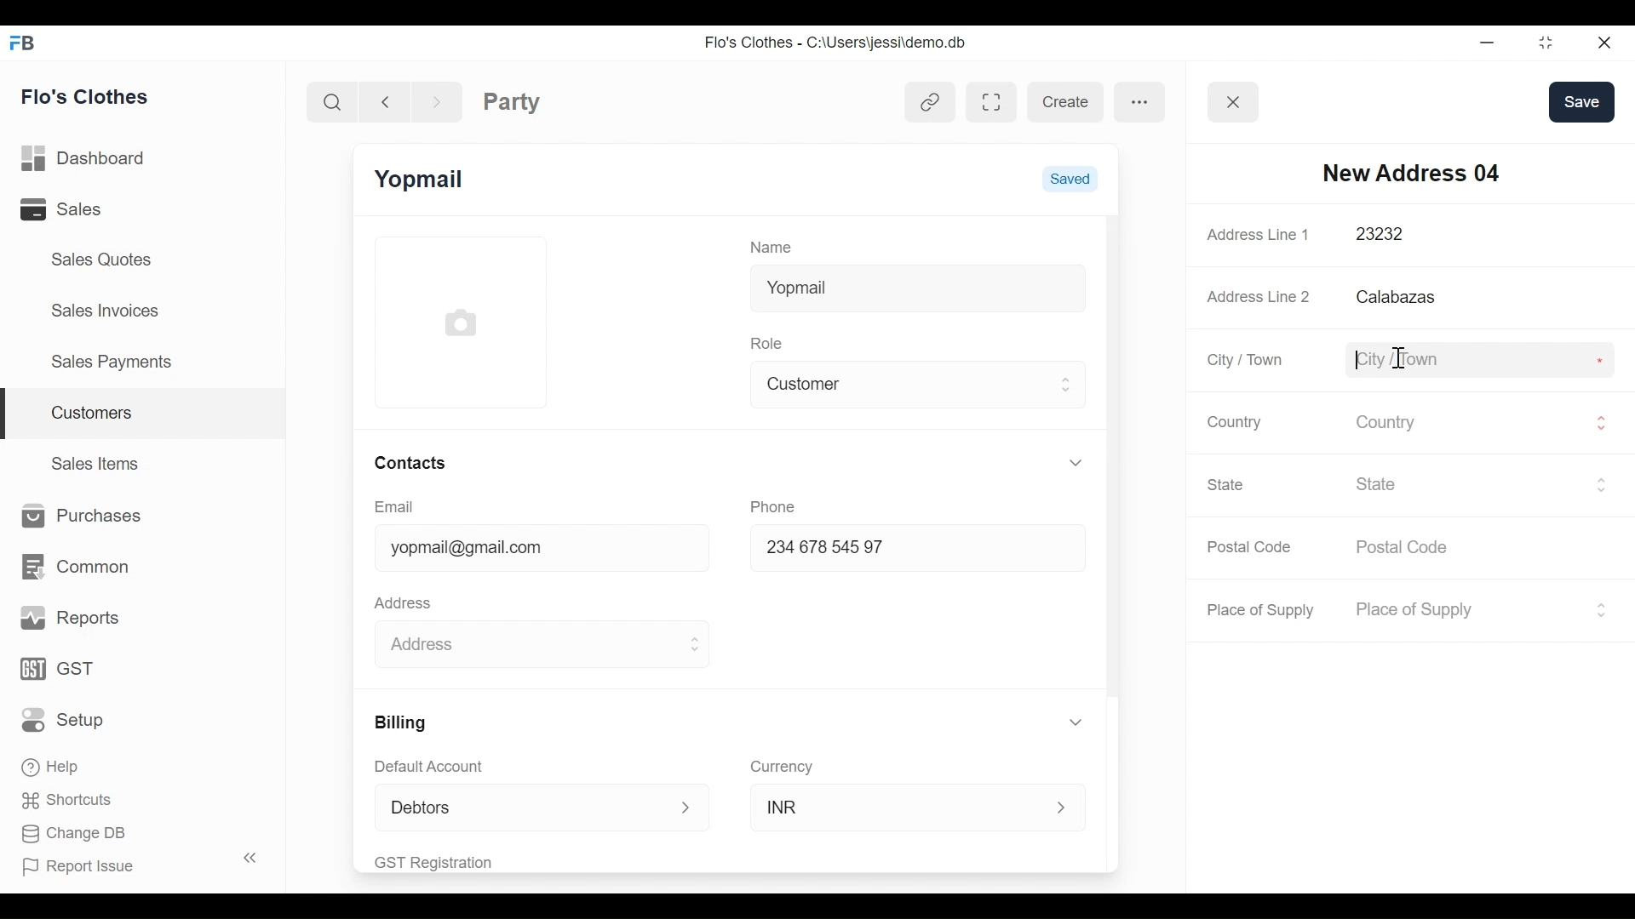 The image size is (1635, 919). What do you see at coordinates (930, 105) in the screenshot?
I see `View linked entries` at bounding box center [930, 105].